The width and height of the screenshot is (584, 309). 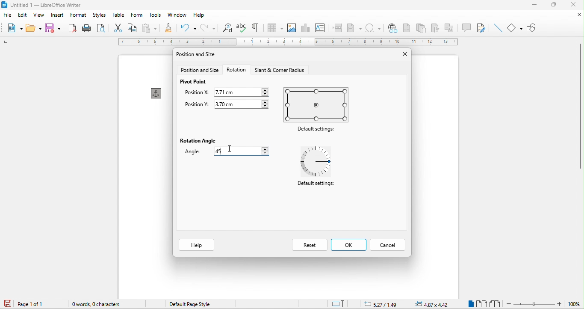 I want to click on position x, so click(x=194, y=93).